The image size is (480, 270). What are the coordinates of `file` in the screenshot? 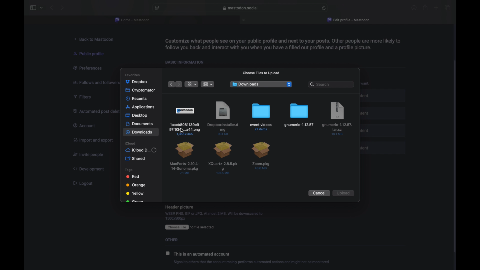 It's located at (223, 118).